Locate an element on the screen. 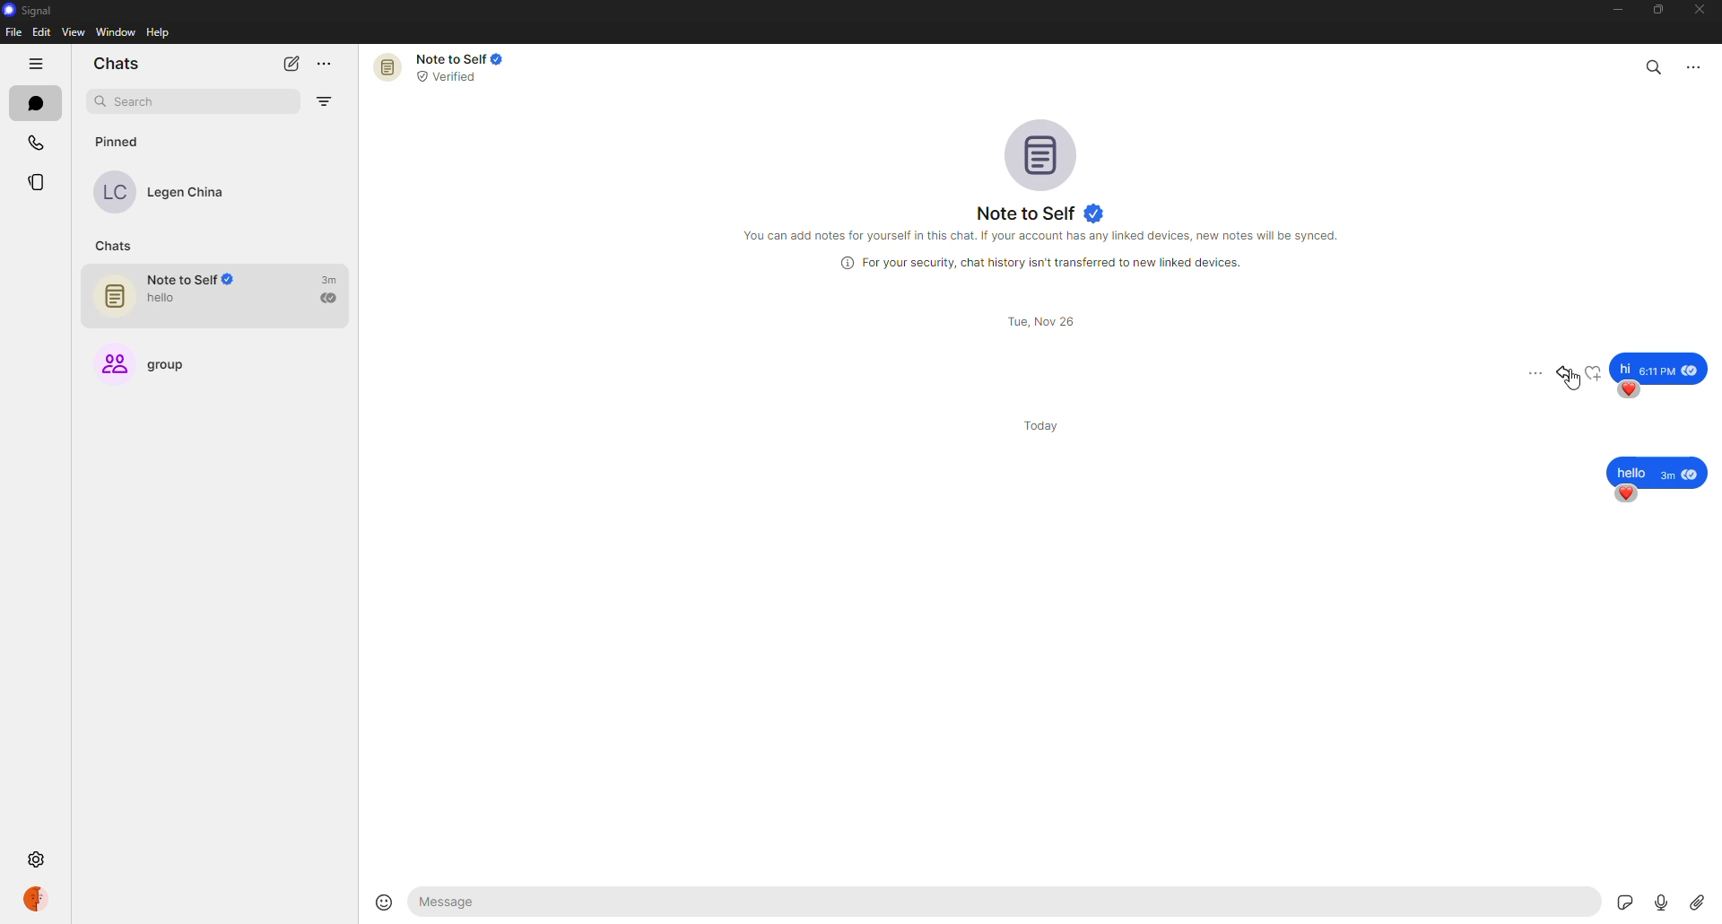  file is located at coordinates (14, 32).